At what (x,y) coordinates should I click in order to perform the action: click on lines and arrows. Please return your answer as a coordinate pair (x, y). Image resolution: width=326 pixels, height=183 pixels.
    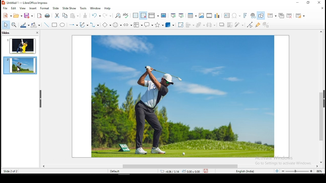
    Looking at the image, I should click on (74, 25).